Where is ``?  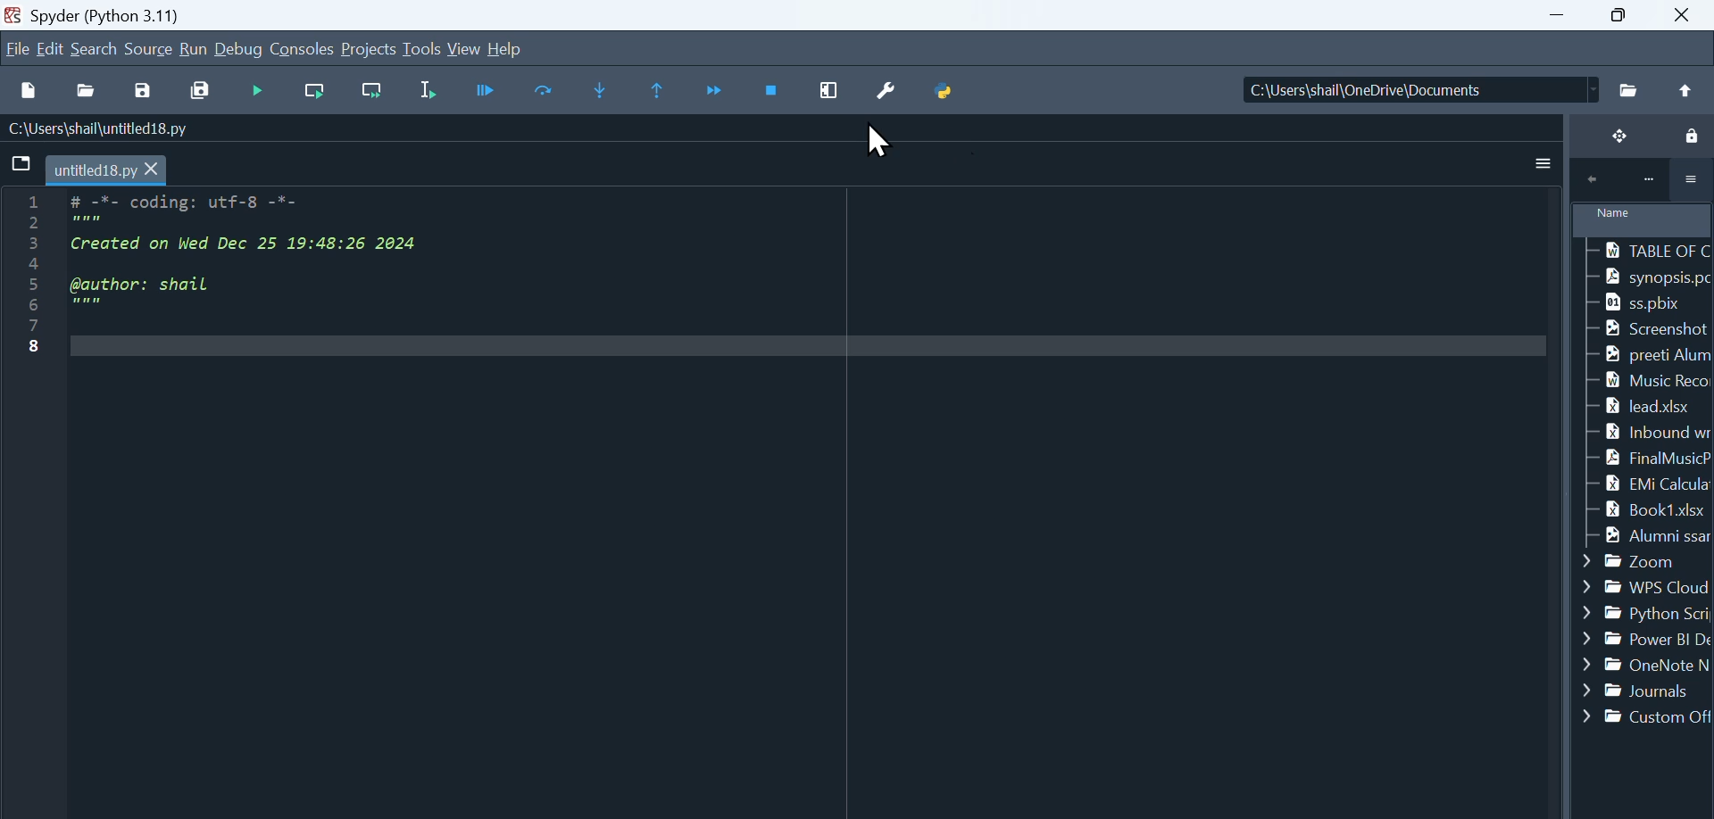  is located at coordinates (53, 48).